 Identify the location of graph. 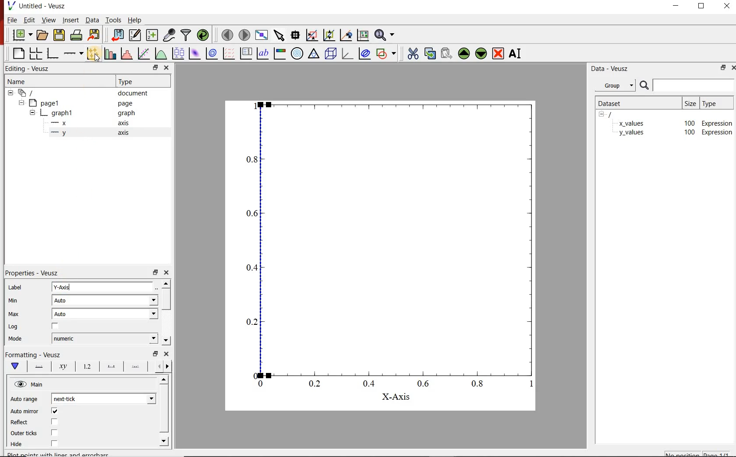
(126, 113).